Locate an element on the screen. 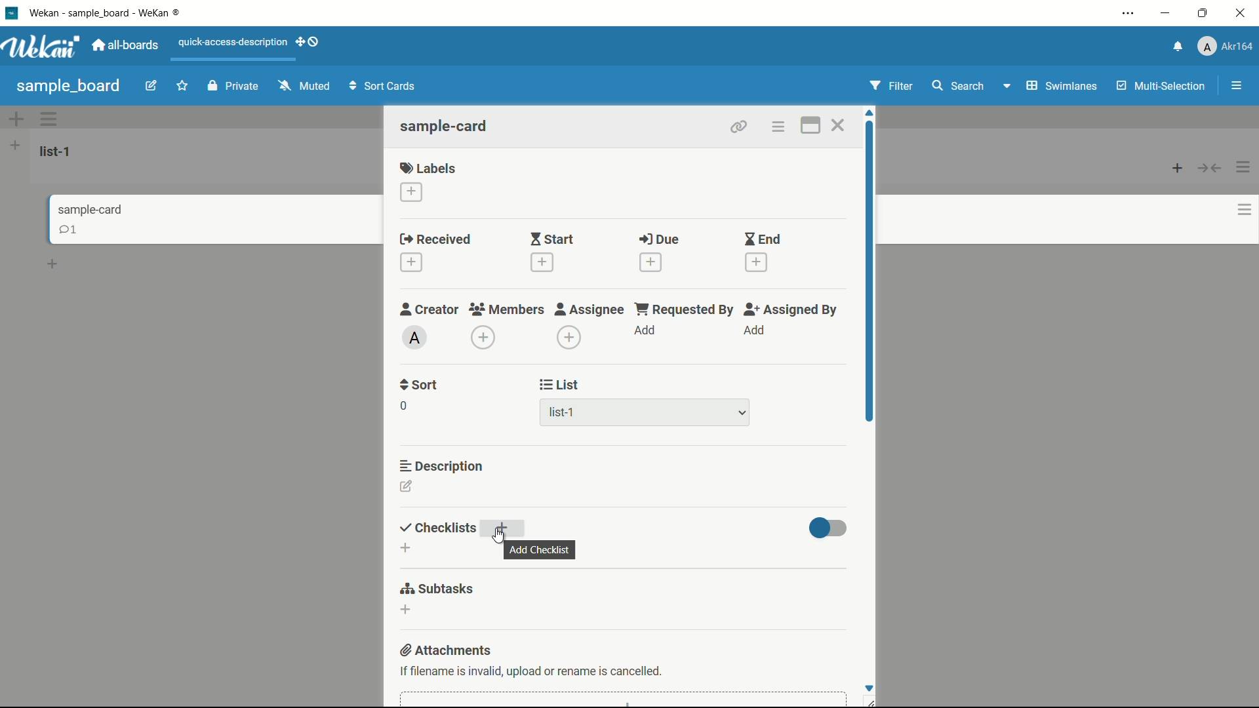 The width and height of the screenshot is (1259, 708). list is located at coordinates (561, 386).